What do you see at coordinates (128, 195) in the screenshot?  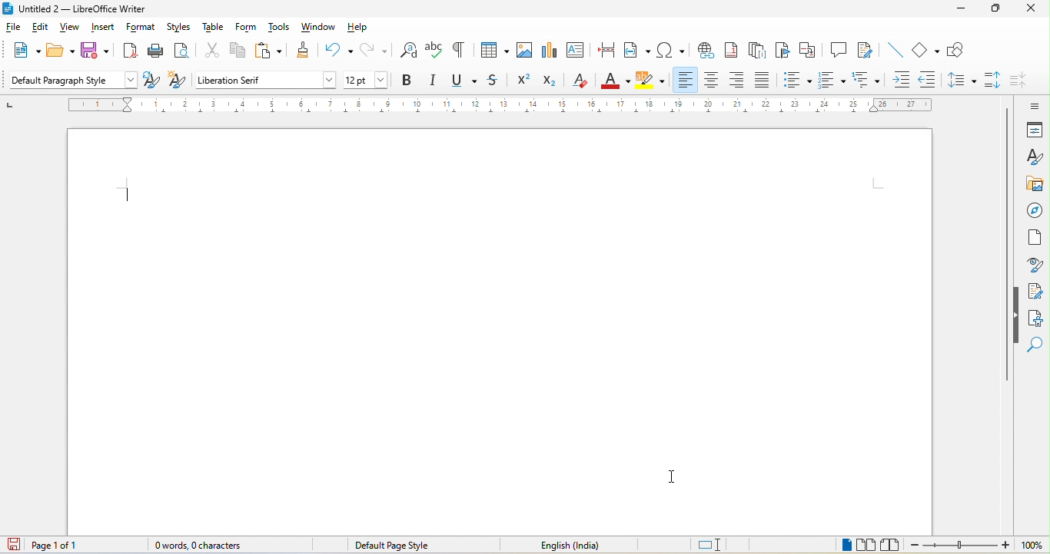 I see `cursor` at bounding box center [128, 195].